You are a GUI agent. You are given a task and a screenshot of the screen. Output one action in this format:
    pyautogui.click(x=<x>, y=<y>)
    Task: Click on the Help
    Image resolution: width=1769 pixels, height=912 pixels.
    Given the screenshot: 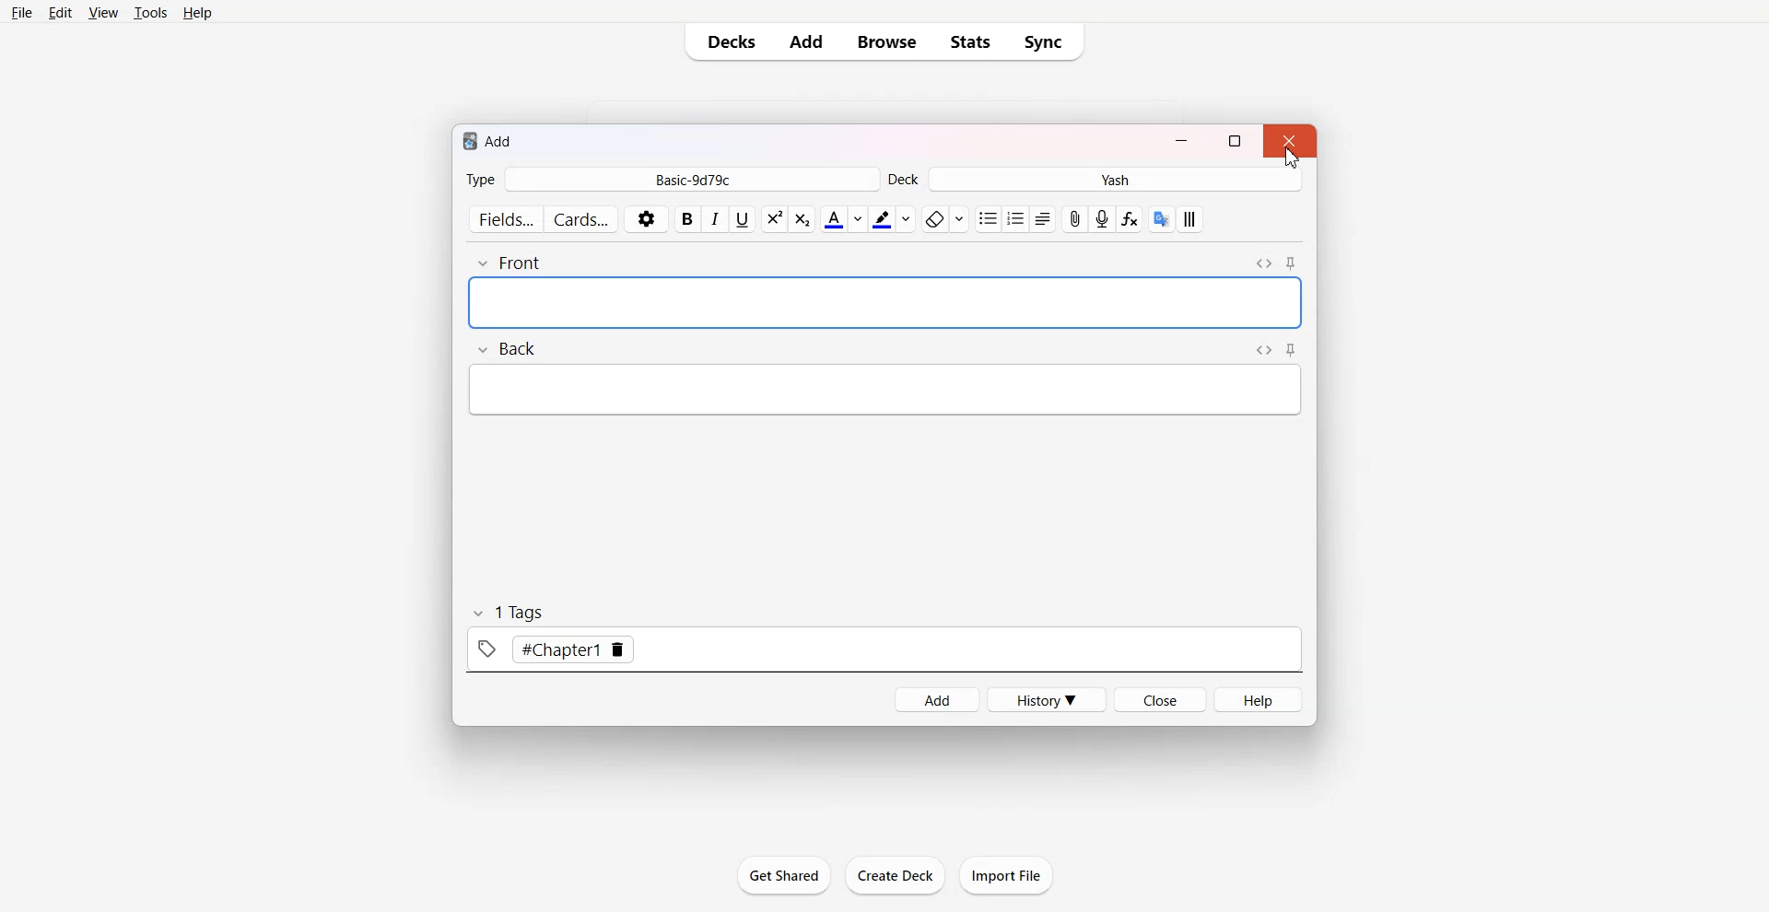 What is the action you would take?
    pyautogui.click(x=201, y=14)
    